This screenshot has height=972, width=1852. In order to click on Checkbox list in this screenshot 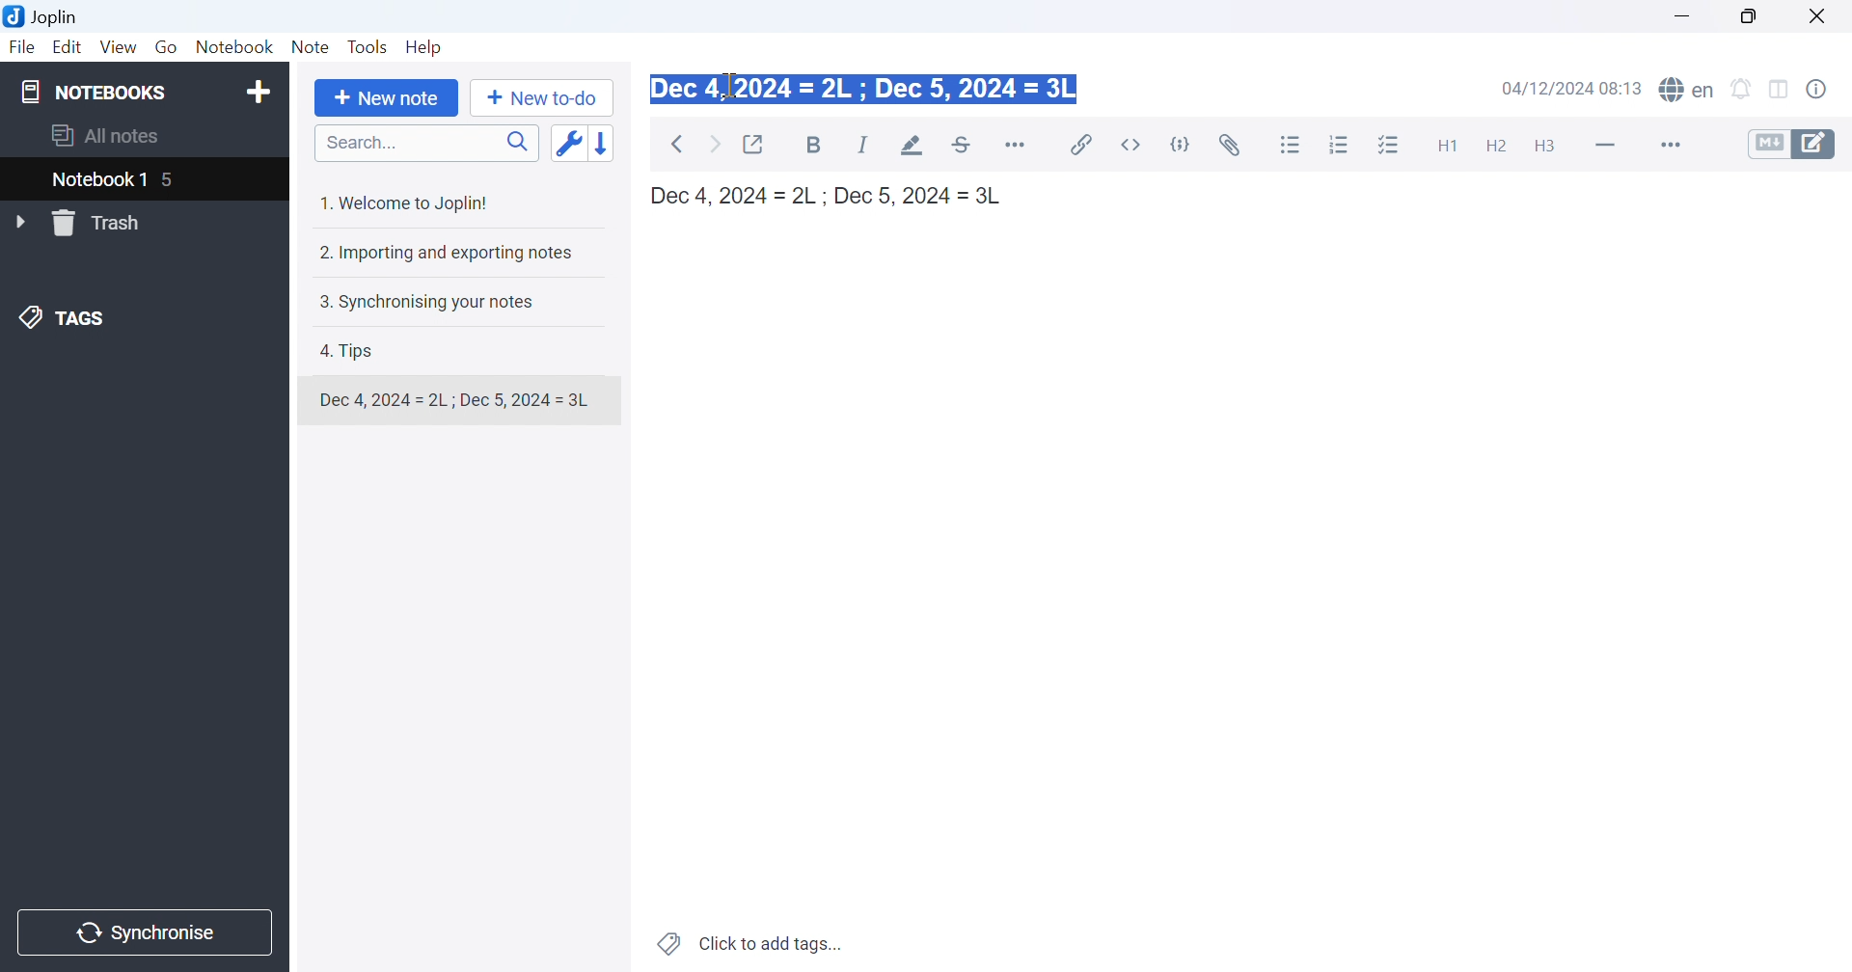, I will do `click(1392, 146)`.